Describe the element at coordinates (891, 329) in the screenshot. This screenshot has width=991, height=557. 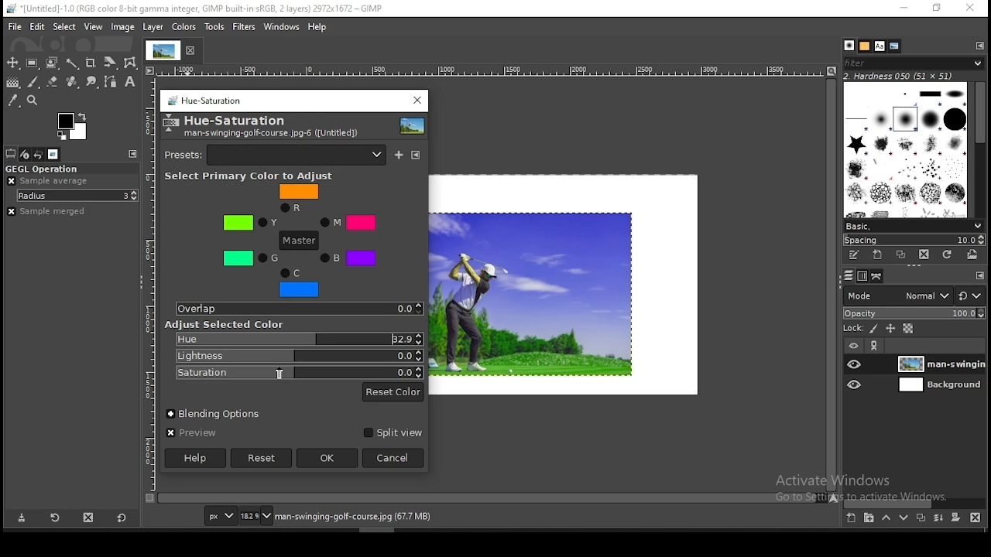
I see `lock size and position` at that location.